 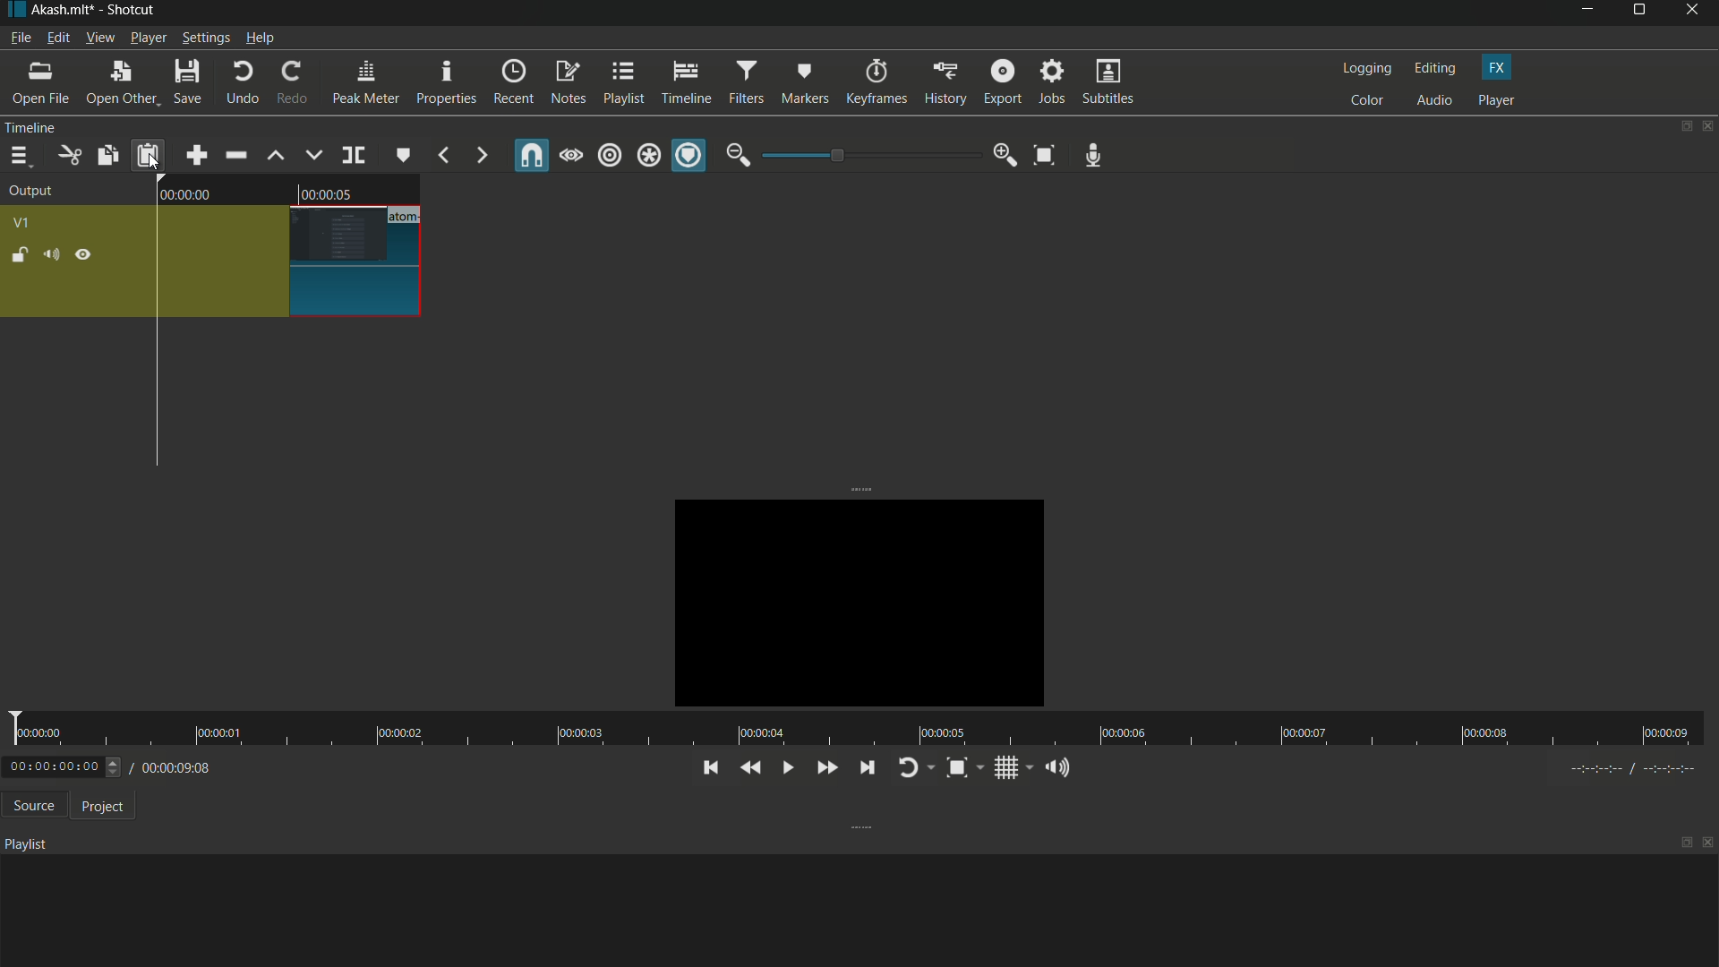 I want to click on paste, so click(x=148, y=157).